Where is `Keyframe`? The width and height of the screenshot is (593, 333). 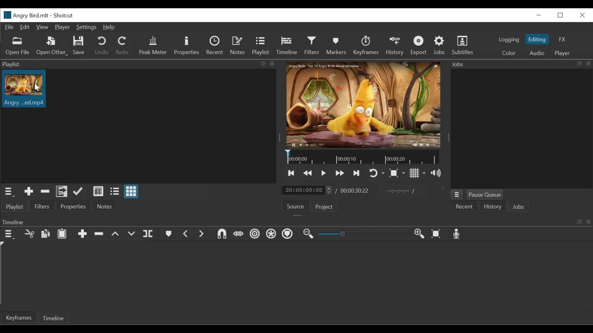 Keyframe is located at coordinates (17, 318).